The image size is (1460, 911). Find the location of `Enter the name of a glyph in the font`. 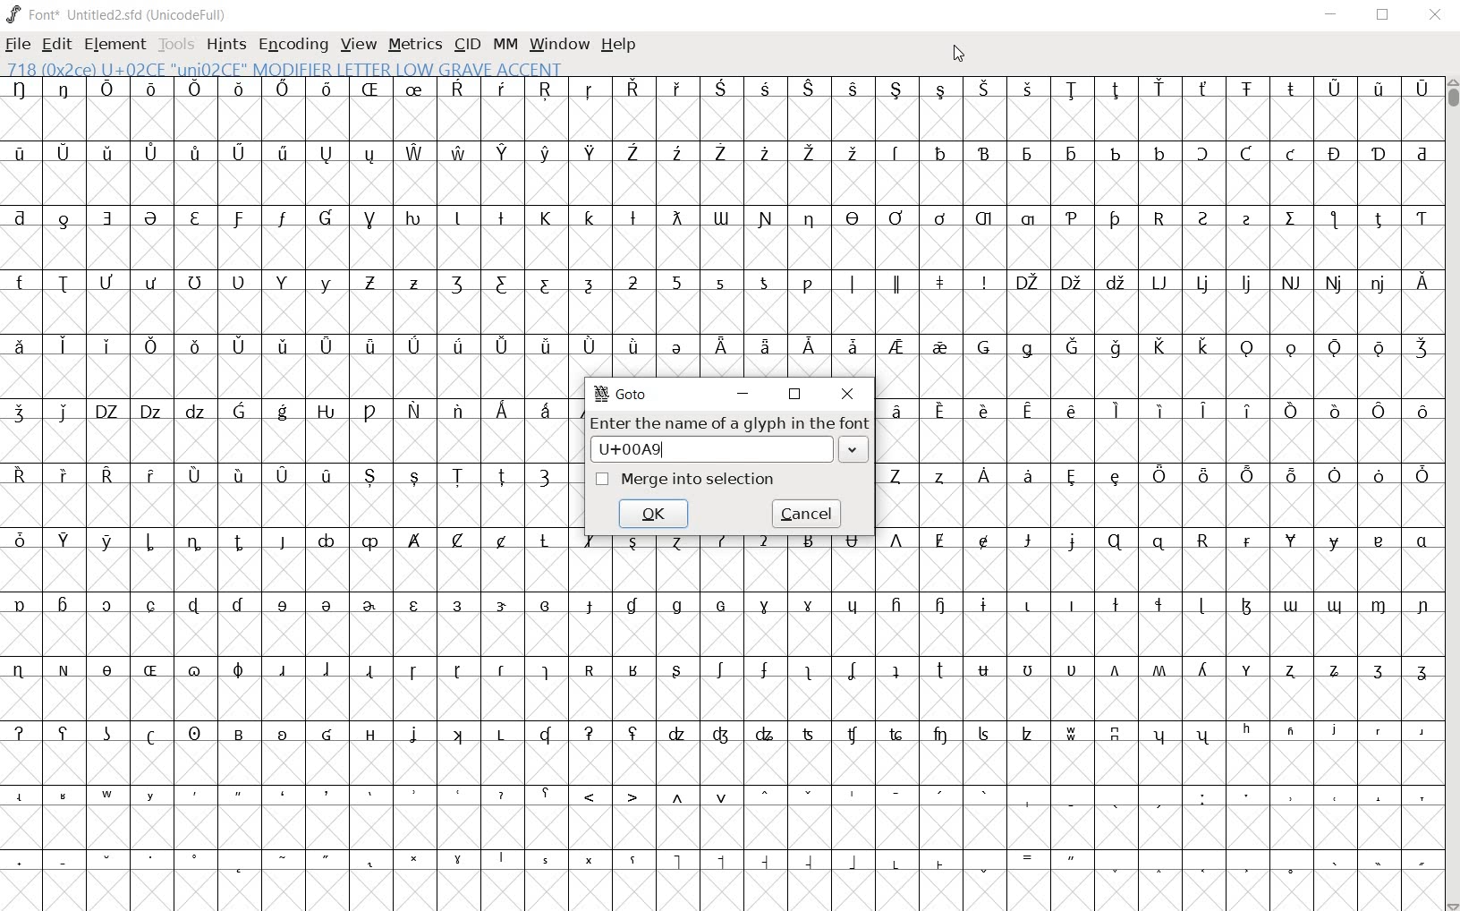

Enter the name of a glyph in the font is located at coordinates (728, 438).